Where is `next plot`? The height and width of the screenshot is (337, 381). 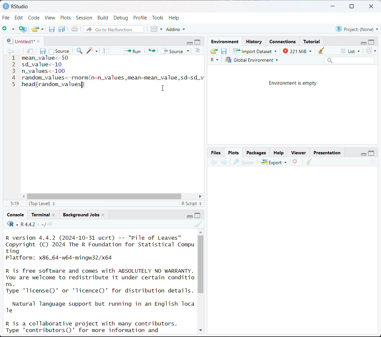 next plot is located at coordinates (223, 162).